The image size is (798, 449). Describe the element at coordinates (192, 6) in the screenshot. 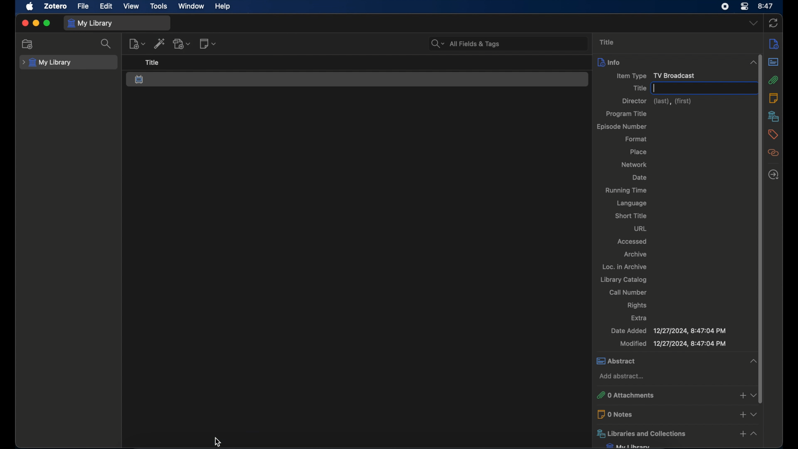

I see `window` at that location.